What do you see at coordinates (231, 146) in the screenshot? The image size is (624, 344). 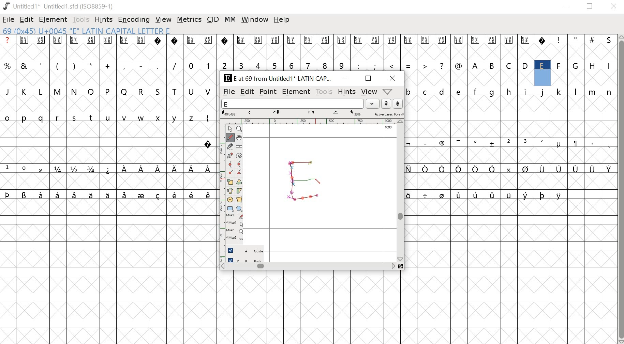 I see `Knife` at bounding box center [231, 146].